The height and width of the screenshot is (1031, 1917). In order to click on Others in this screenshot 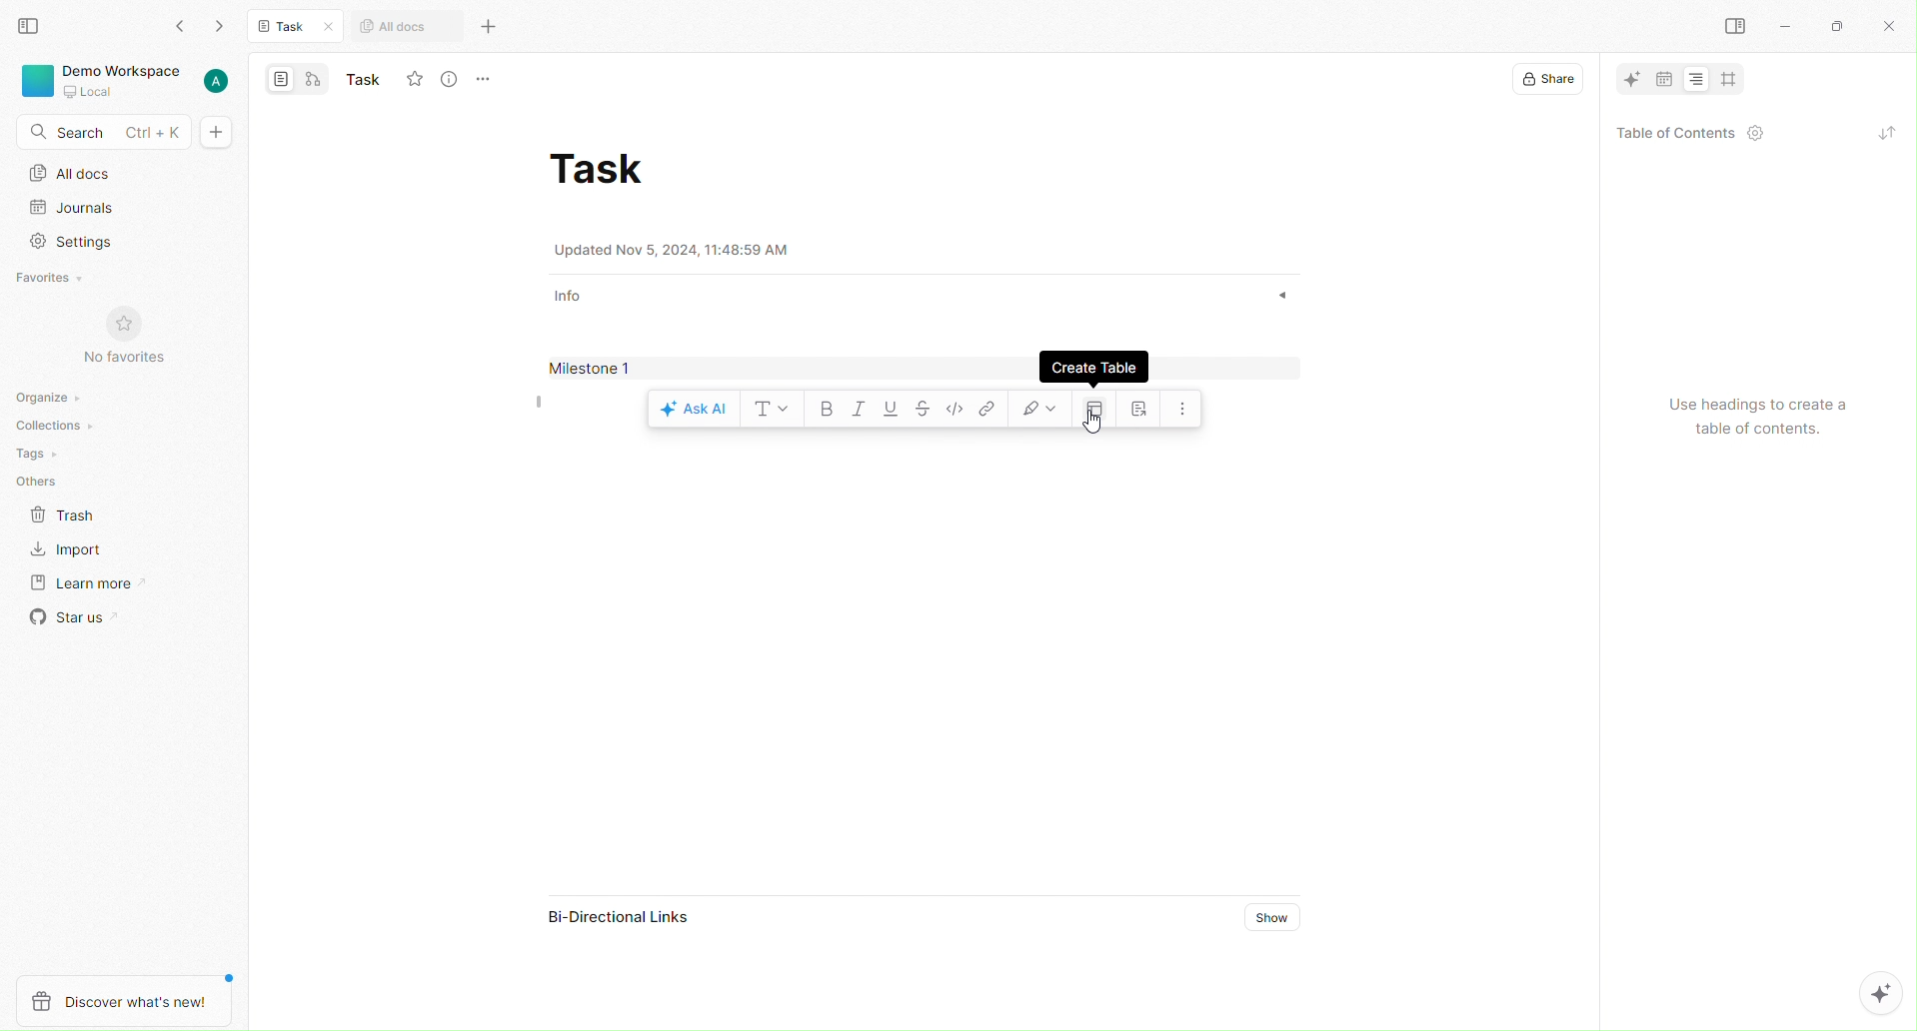, I will do `click(41, 484)`.